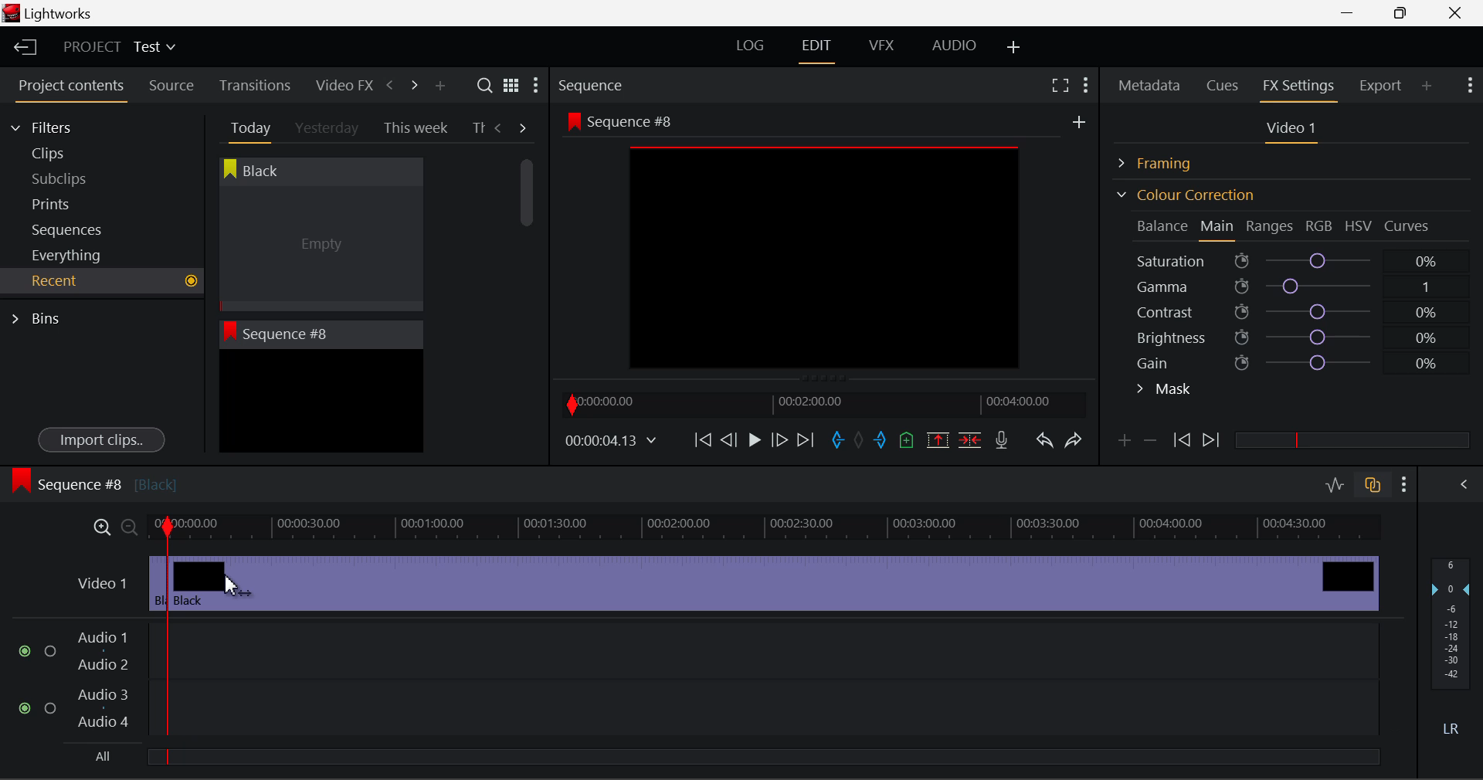 This screenshot has height=780, width=1483. Describe the element at coordinates (612, 442) in the screenshot. I see `Frame Time` at that location.